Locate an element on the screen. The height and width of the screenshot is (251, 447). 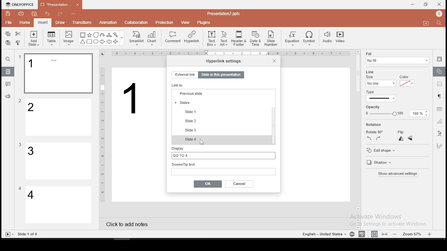
paragraph settings is located at coordinates (439, 96).